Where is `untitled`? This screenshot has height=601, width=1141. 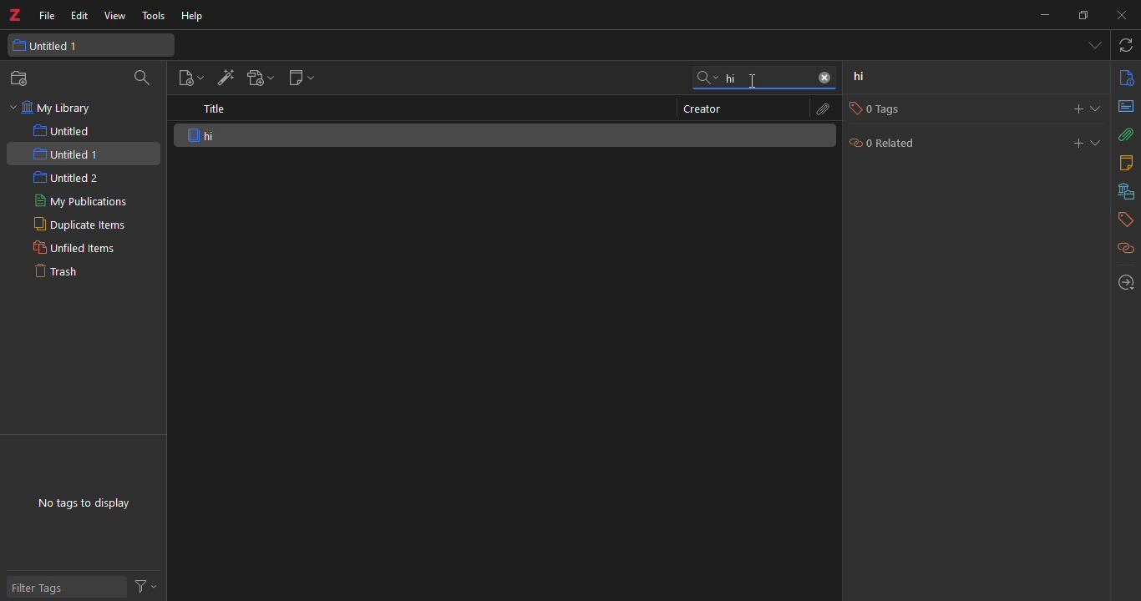 untitled is located at coordinates (65, 131).